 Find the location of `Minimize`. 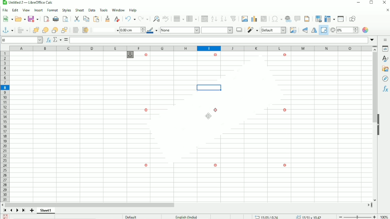

Minimize is located at coordinates (357, 2).